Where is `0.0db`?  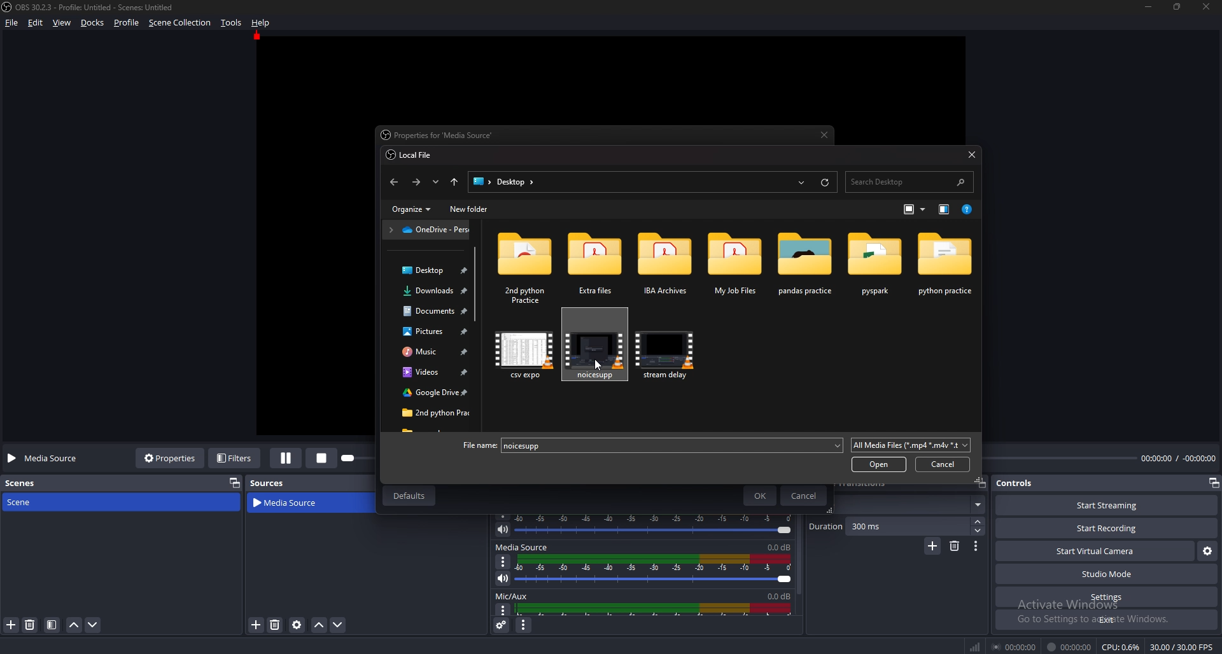 0.0db is located at coordinates (781, 546).